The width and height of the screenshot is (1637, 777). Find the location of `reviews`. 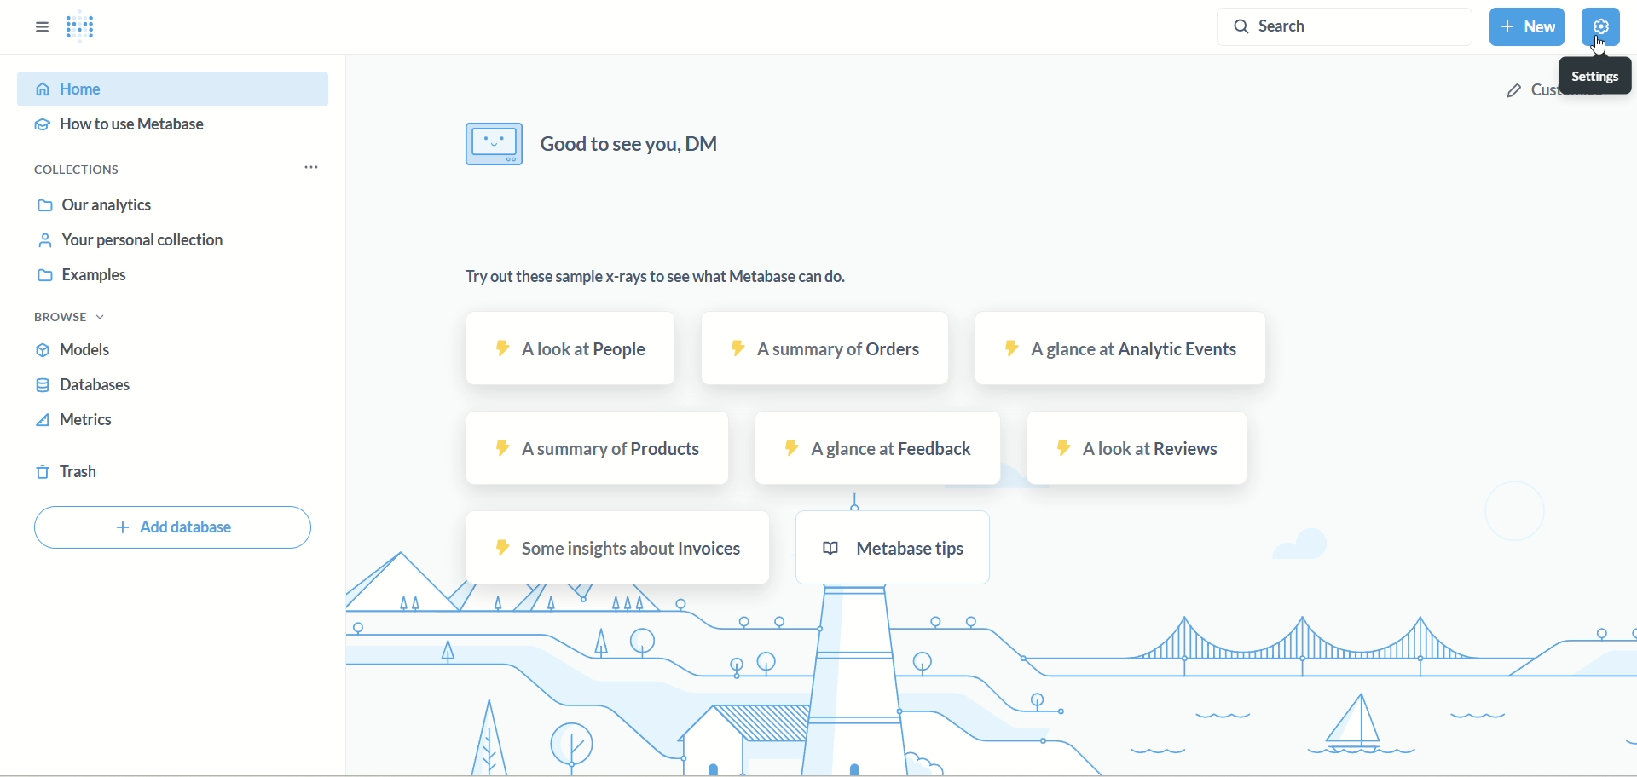

reviews is located at coordinates (1134, 448).